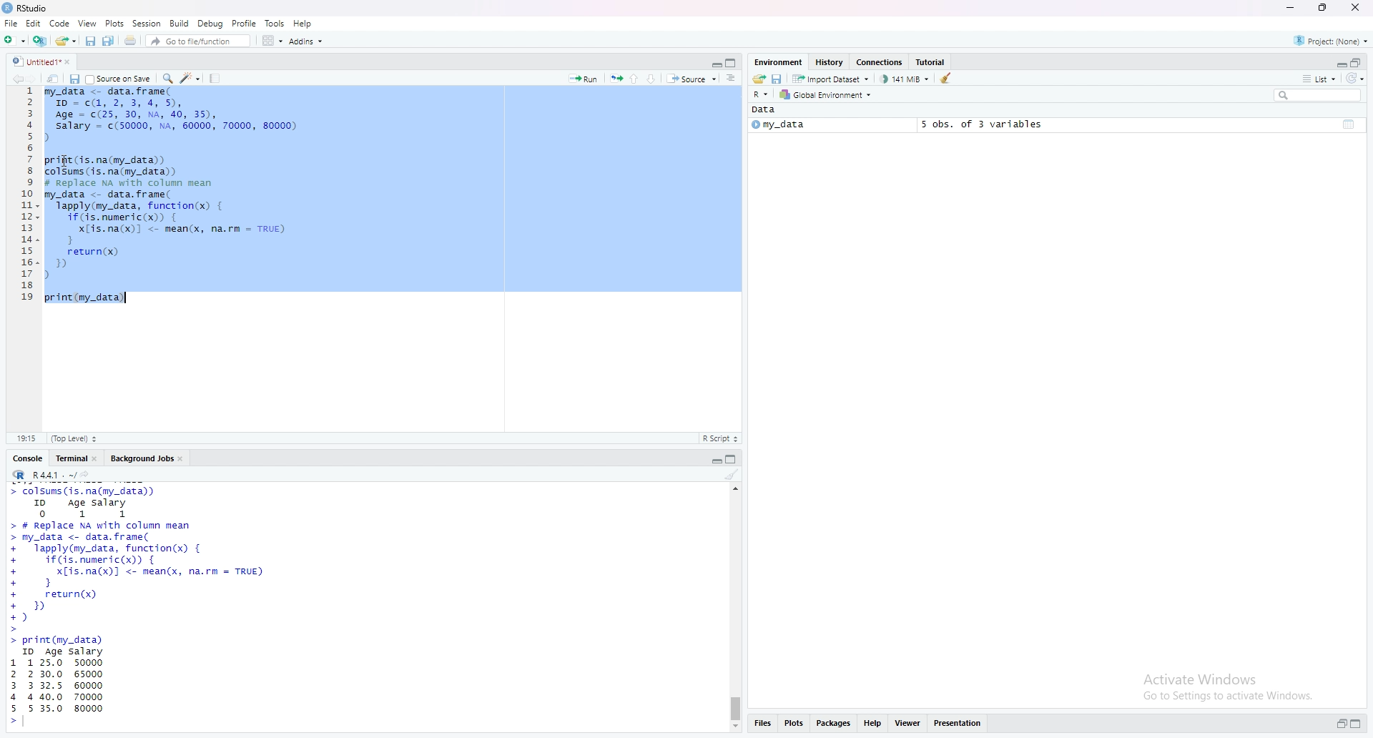 This screenshot has height=738, width=1373. What do you see at coordinates (44, 476) in the screenshot?
I see `R 4.4.1` at bounding box center [44, 476].